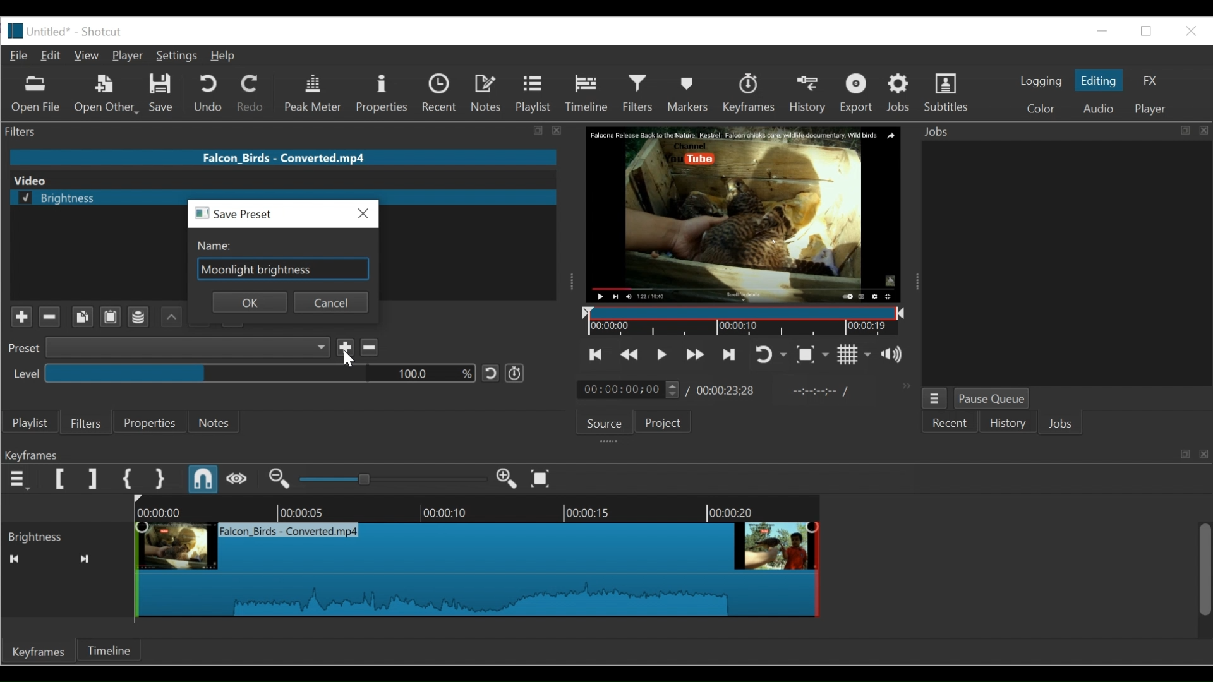 This screenshot has height=682, width=1213. Describe the element at coordinates (253, 94) in the screenshot. I see `Redo` at that location.